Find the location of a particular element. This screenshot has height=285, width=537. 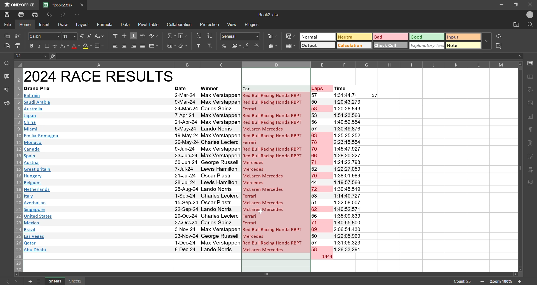

align center is located at coordinates (124, 45).